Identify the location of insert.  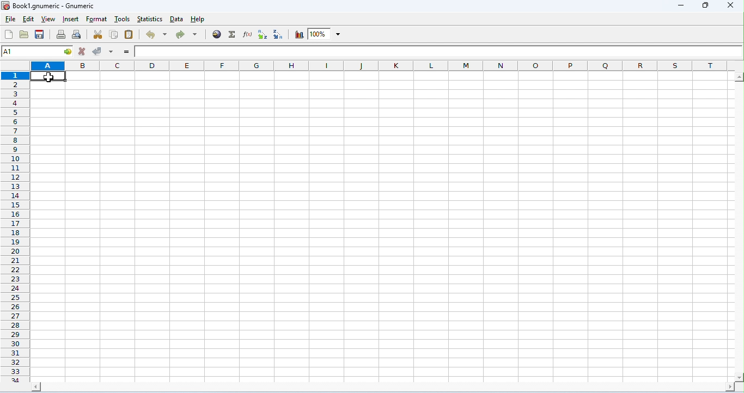
(71, 20).